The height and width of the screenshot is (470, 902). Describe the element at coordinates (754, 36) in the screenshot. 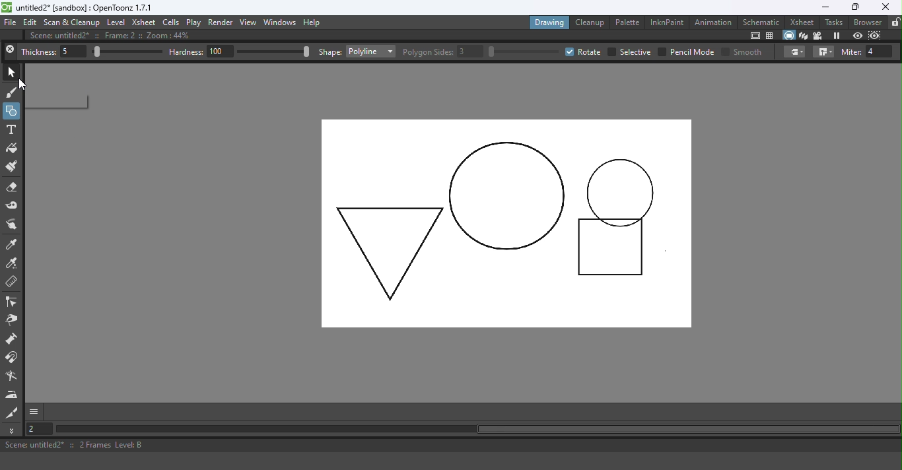

I see `Safe area` at that location.